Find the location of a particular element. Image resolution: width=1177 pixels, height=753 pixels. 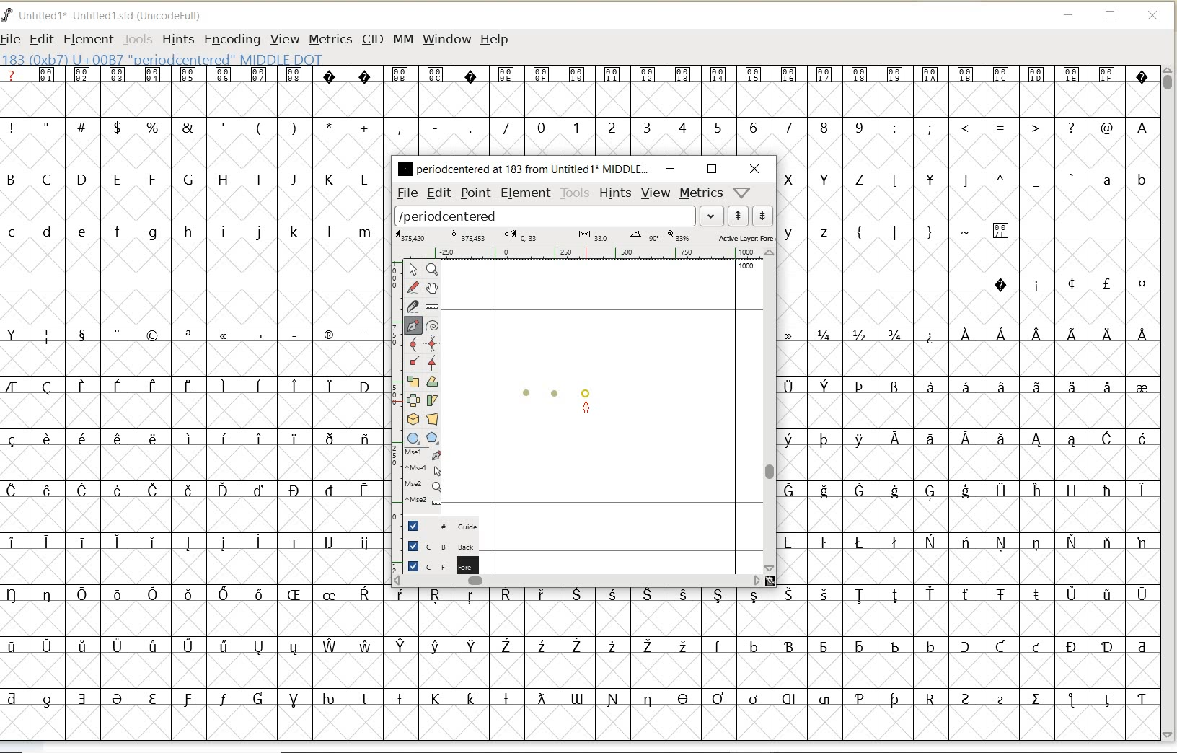

MINIMIZE is located at coordinates (1070, 17).